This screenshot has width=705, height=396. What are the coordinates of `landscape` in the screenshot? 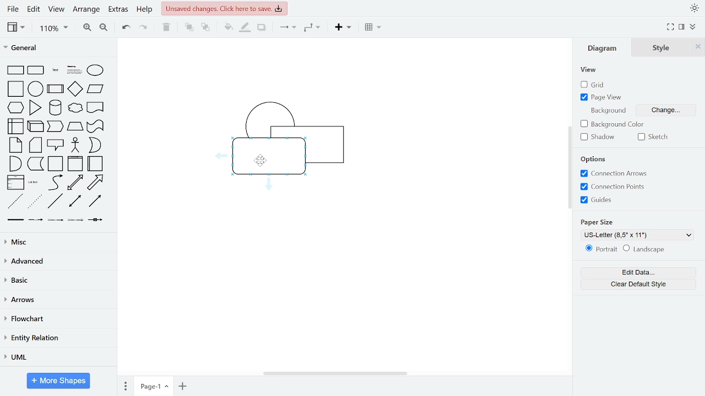 It's located at (648, 250).